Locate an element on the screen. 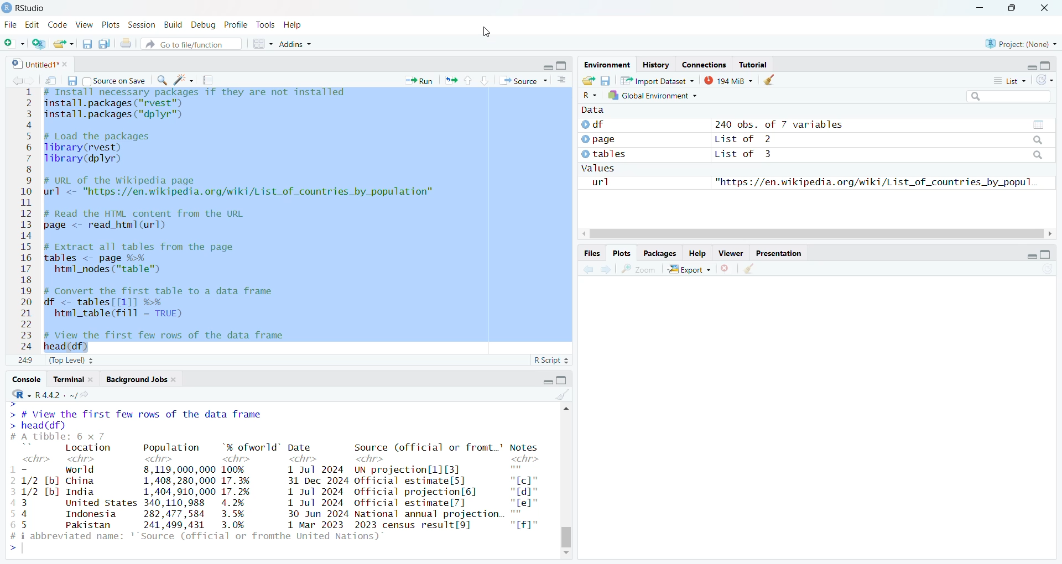  Notes is located at coordinates (523, 447).